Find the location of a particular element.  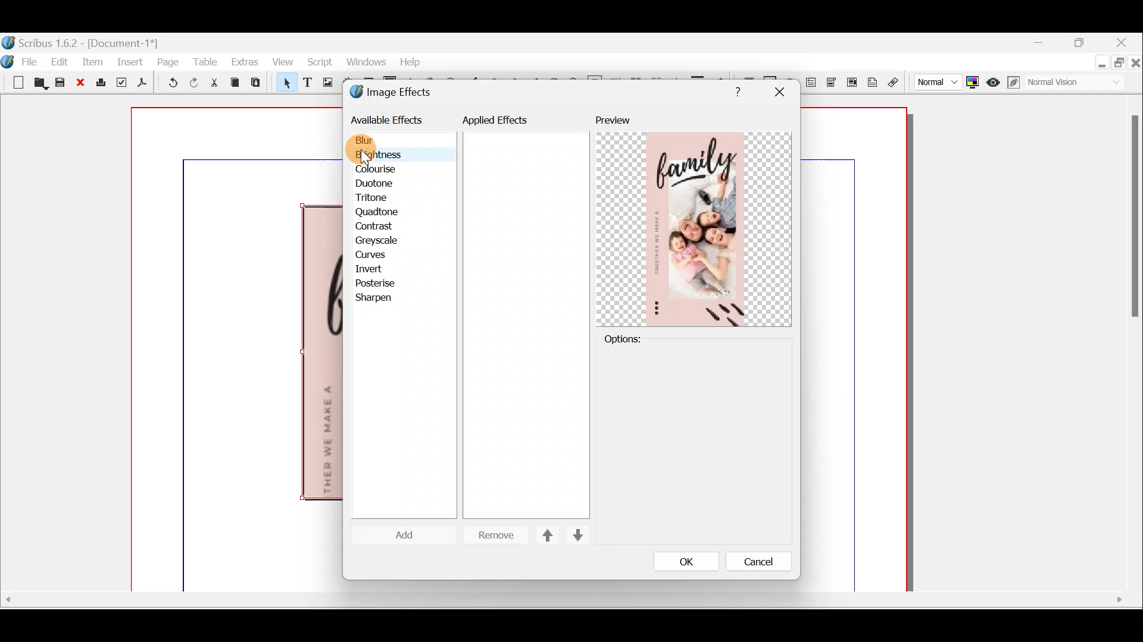

Available effects is located at coordinates (389, 119).